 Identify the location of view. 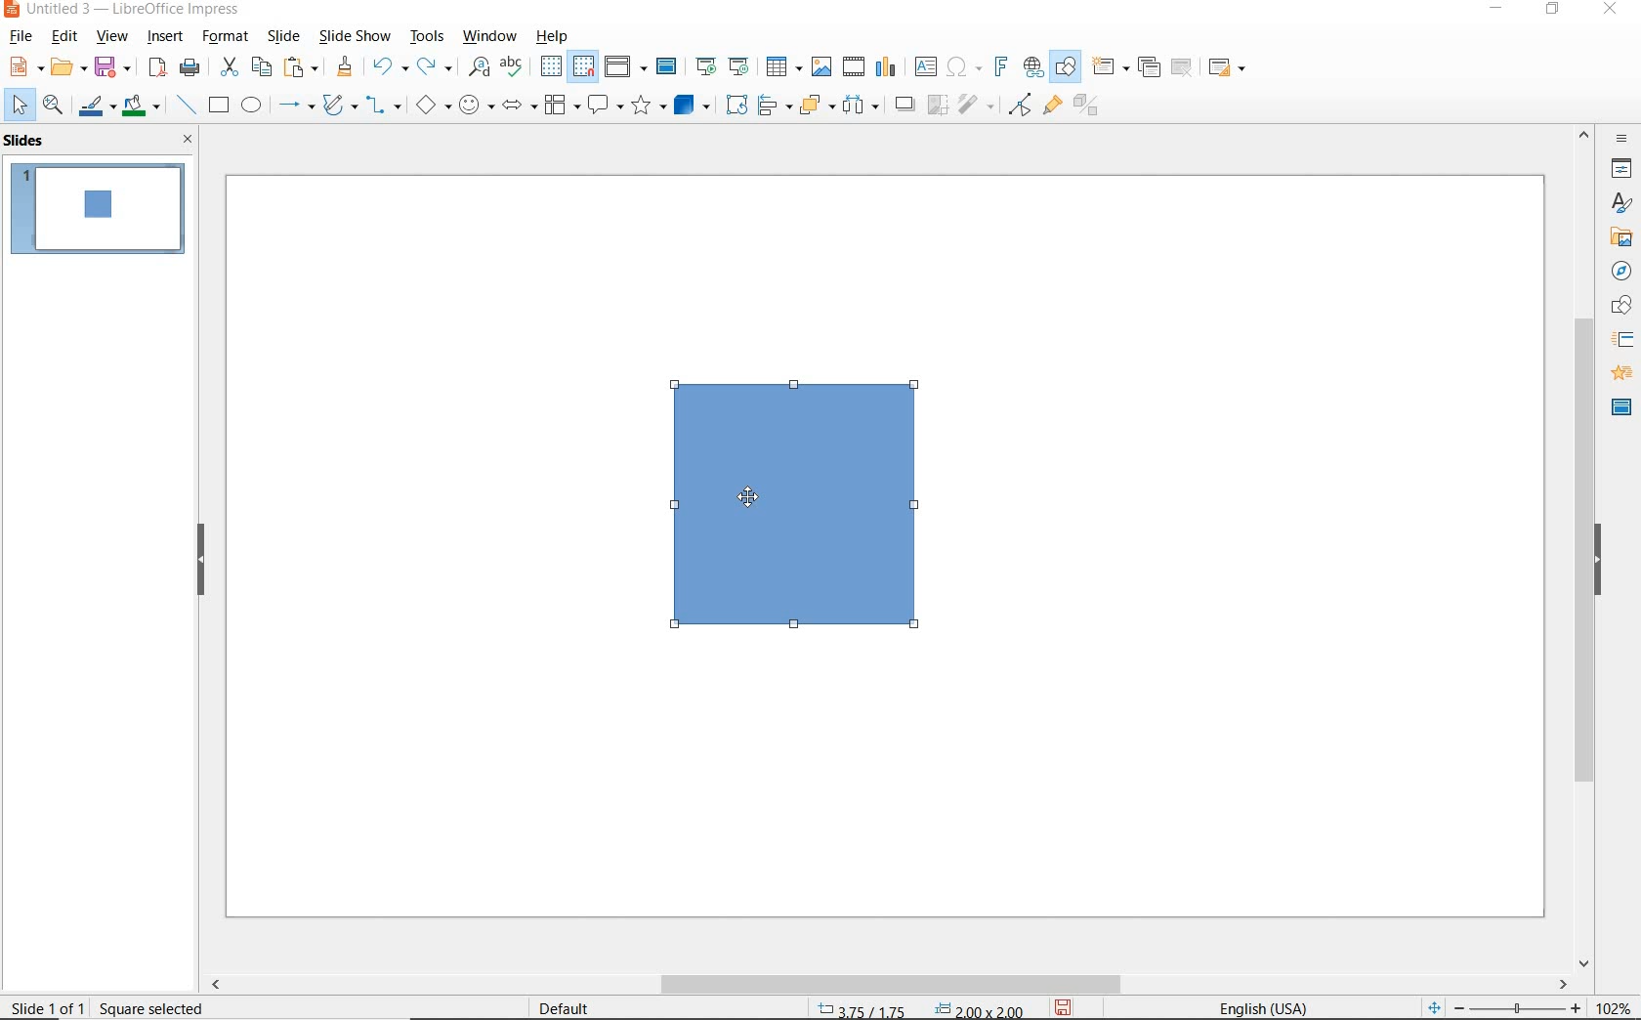
(111, 36).